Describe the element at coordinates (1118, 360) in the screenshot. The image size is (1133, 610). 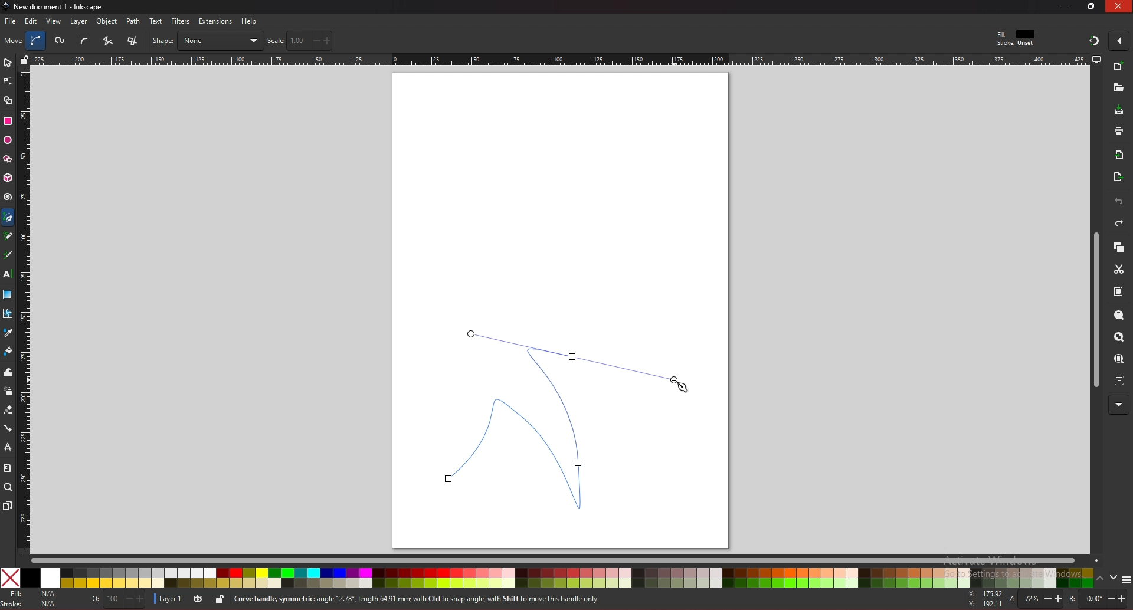
I see `zoom page` at that location.